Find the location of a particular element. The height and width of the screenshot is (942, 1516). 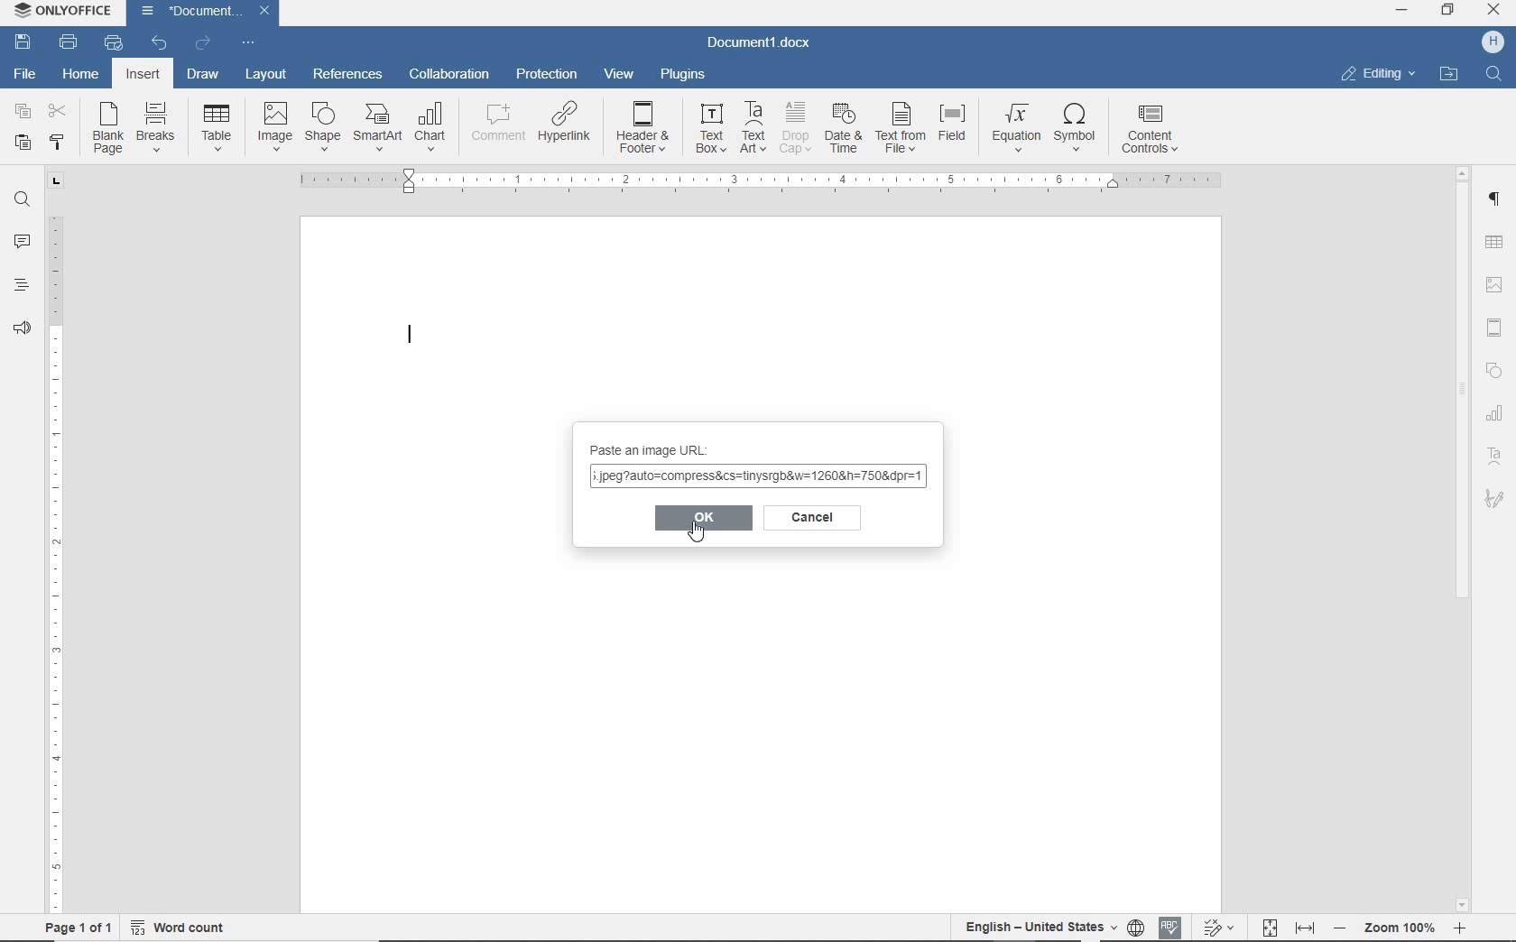

chart is located at coordinates (1493, 413).